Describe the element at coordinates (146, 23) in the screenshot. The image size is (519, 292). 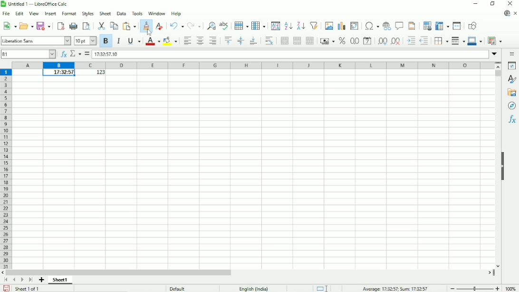
I see `Clone formatting` at that location.